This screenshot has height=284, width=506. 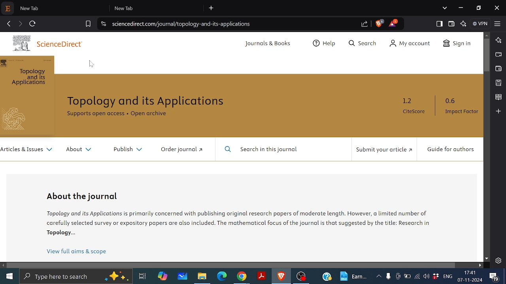 I want to click on L, so click(x=498, y=40).